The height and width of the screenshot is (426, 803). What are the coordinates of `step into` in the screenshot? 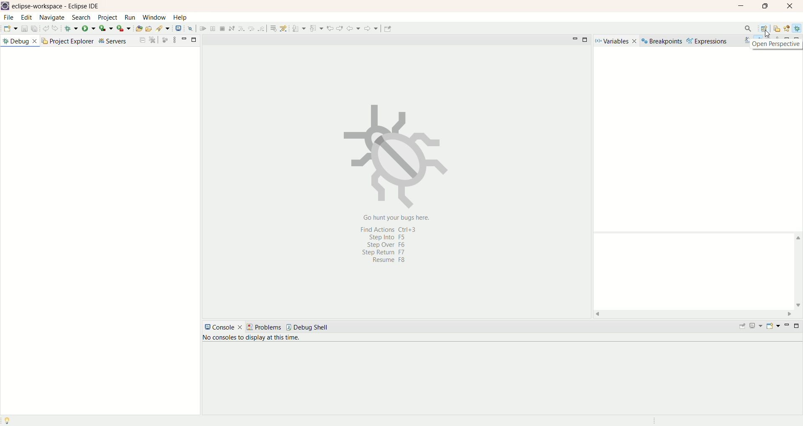 It's located at (302, 28).